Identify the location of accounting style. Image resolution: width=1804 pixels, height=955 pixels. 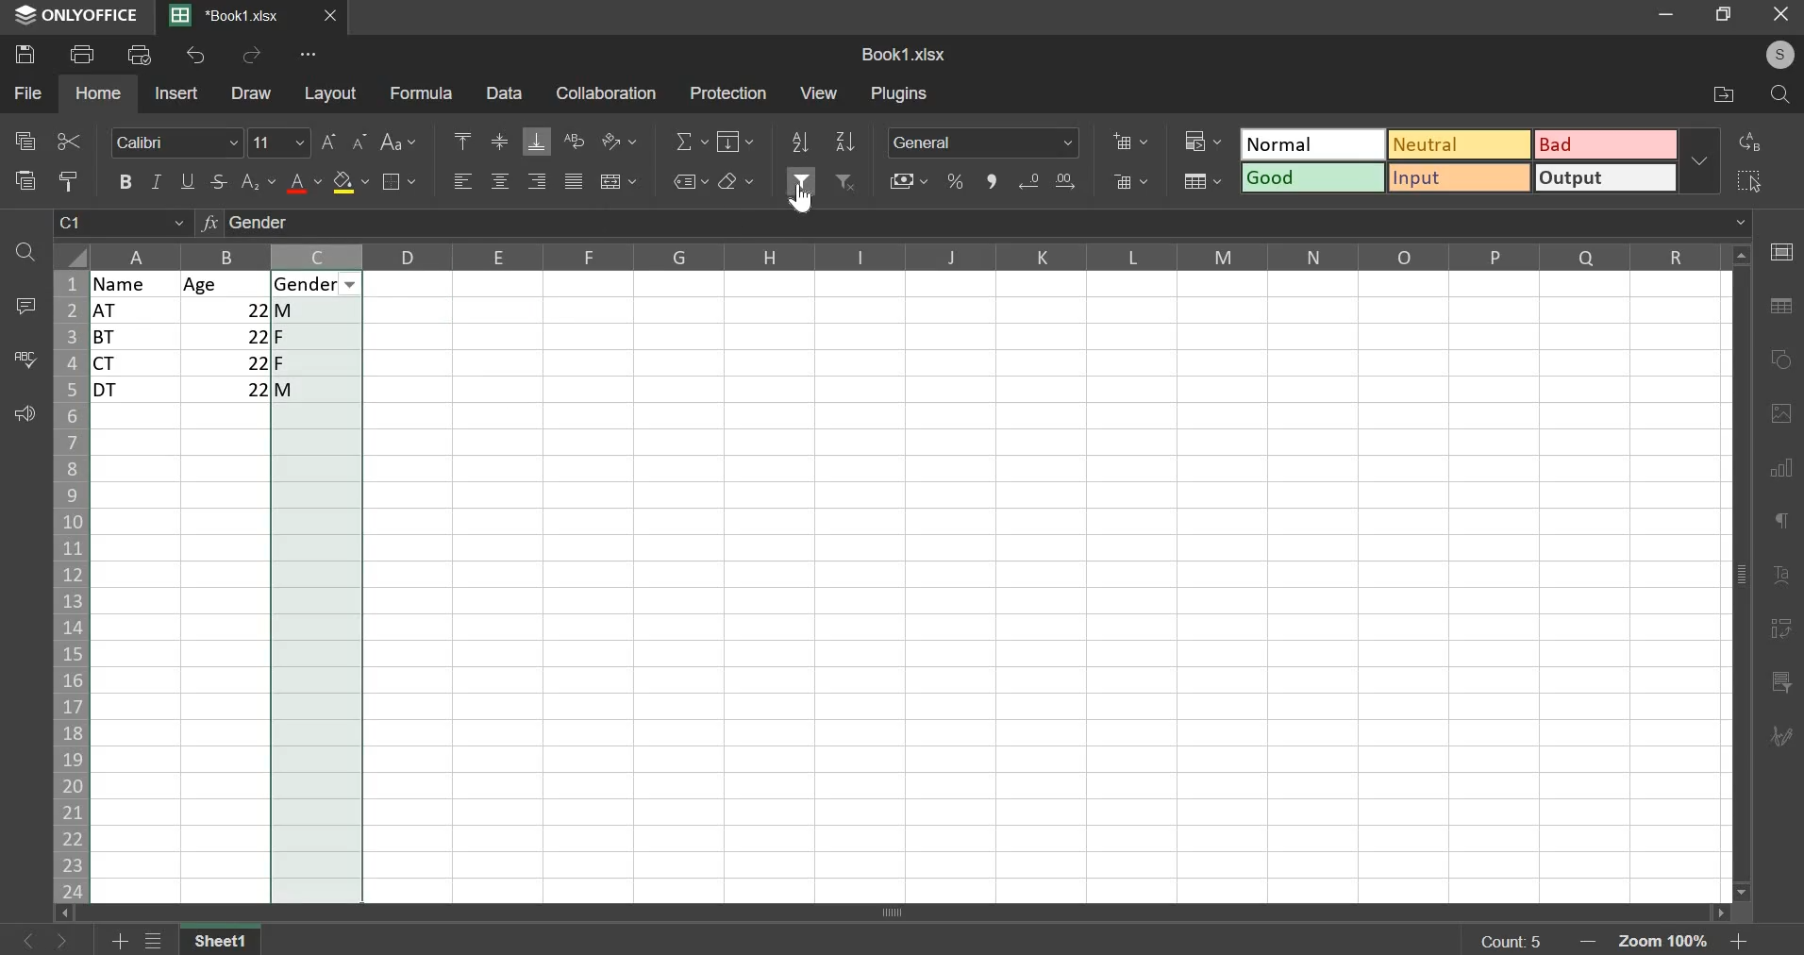
(910, 181).